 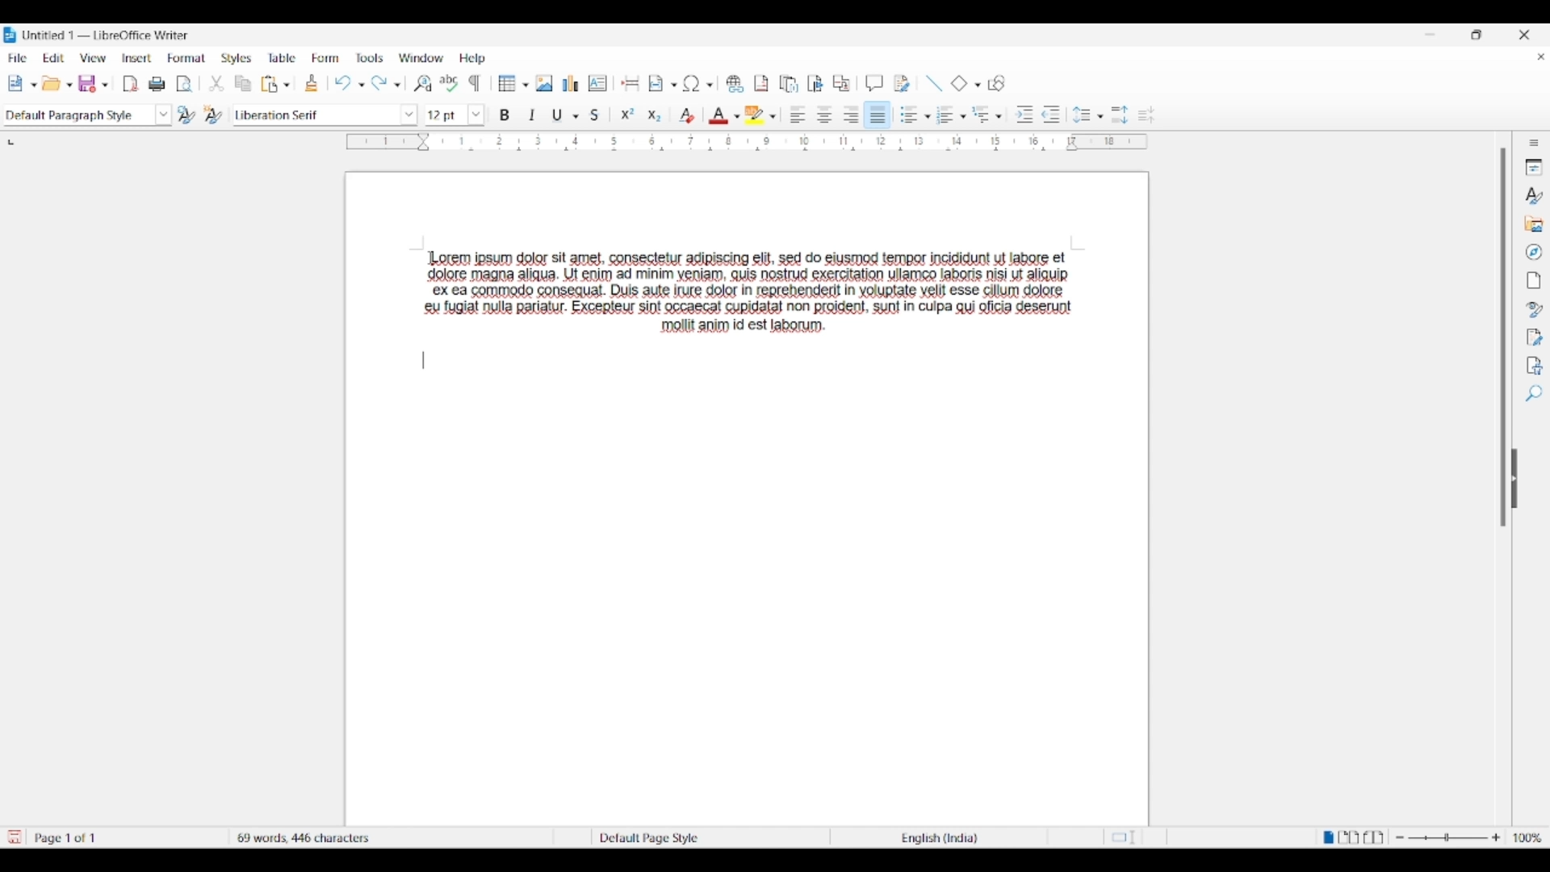 What do you see at coordinates (1496, 837) in the screenshot?
I see `Zoom in` at bounding box center [1496, 837].